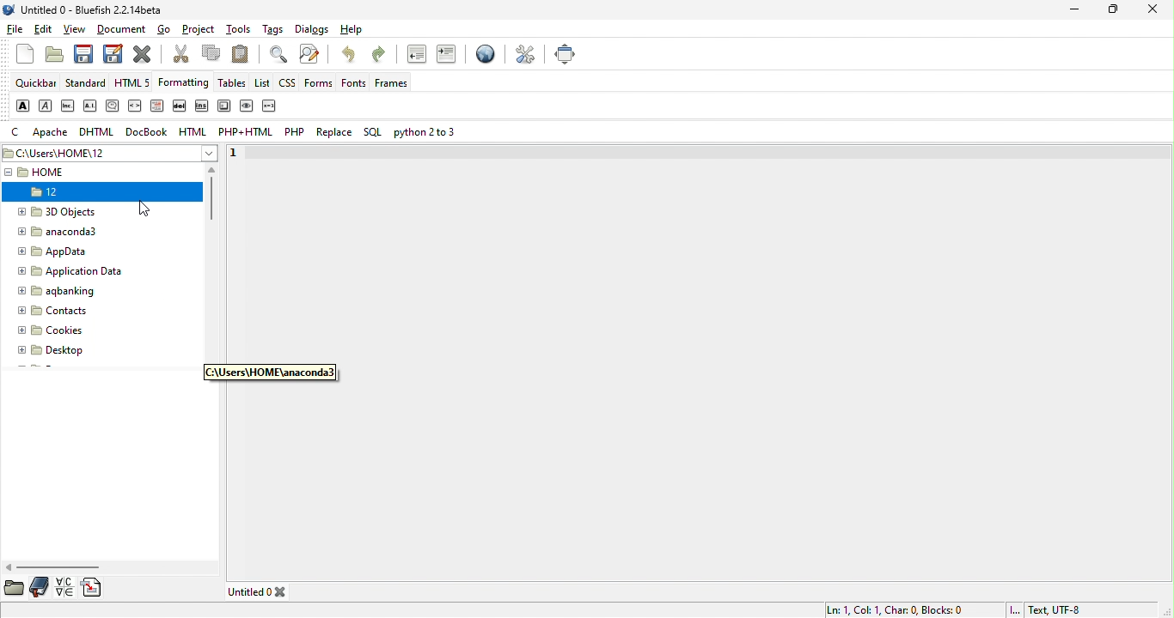  What do you see at coordinates (1109, 12) in the screenshot?
I see `maximize` at bounding box center [1109, 12].